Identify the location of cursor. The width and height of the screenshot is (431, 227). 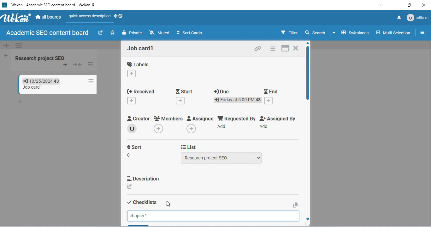
(167, 204).